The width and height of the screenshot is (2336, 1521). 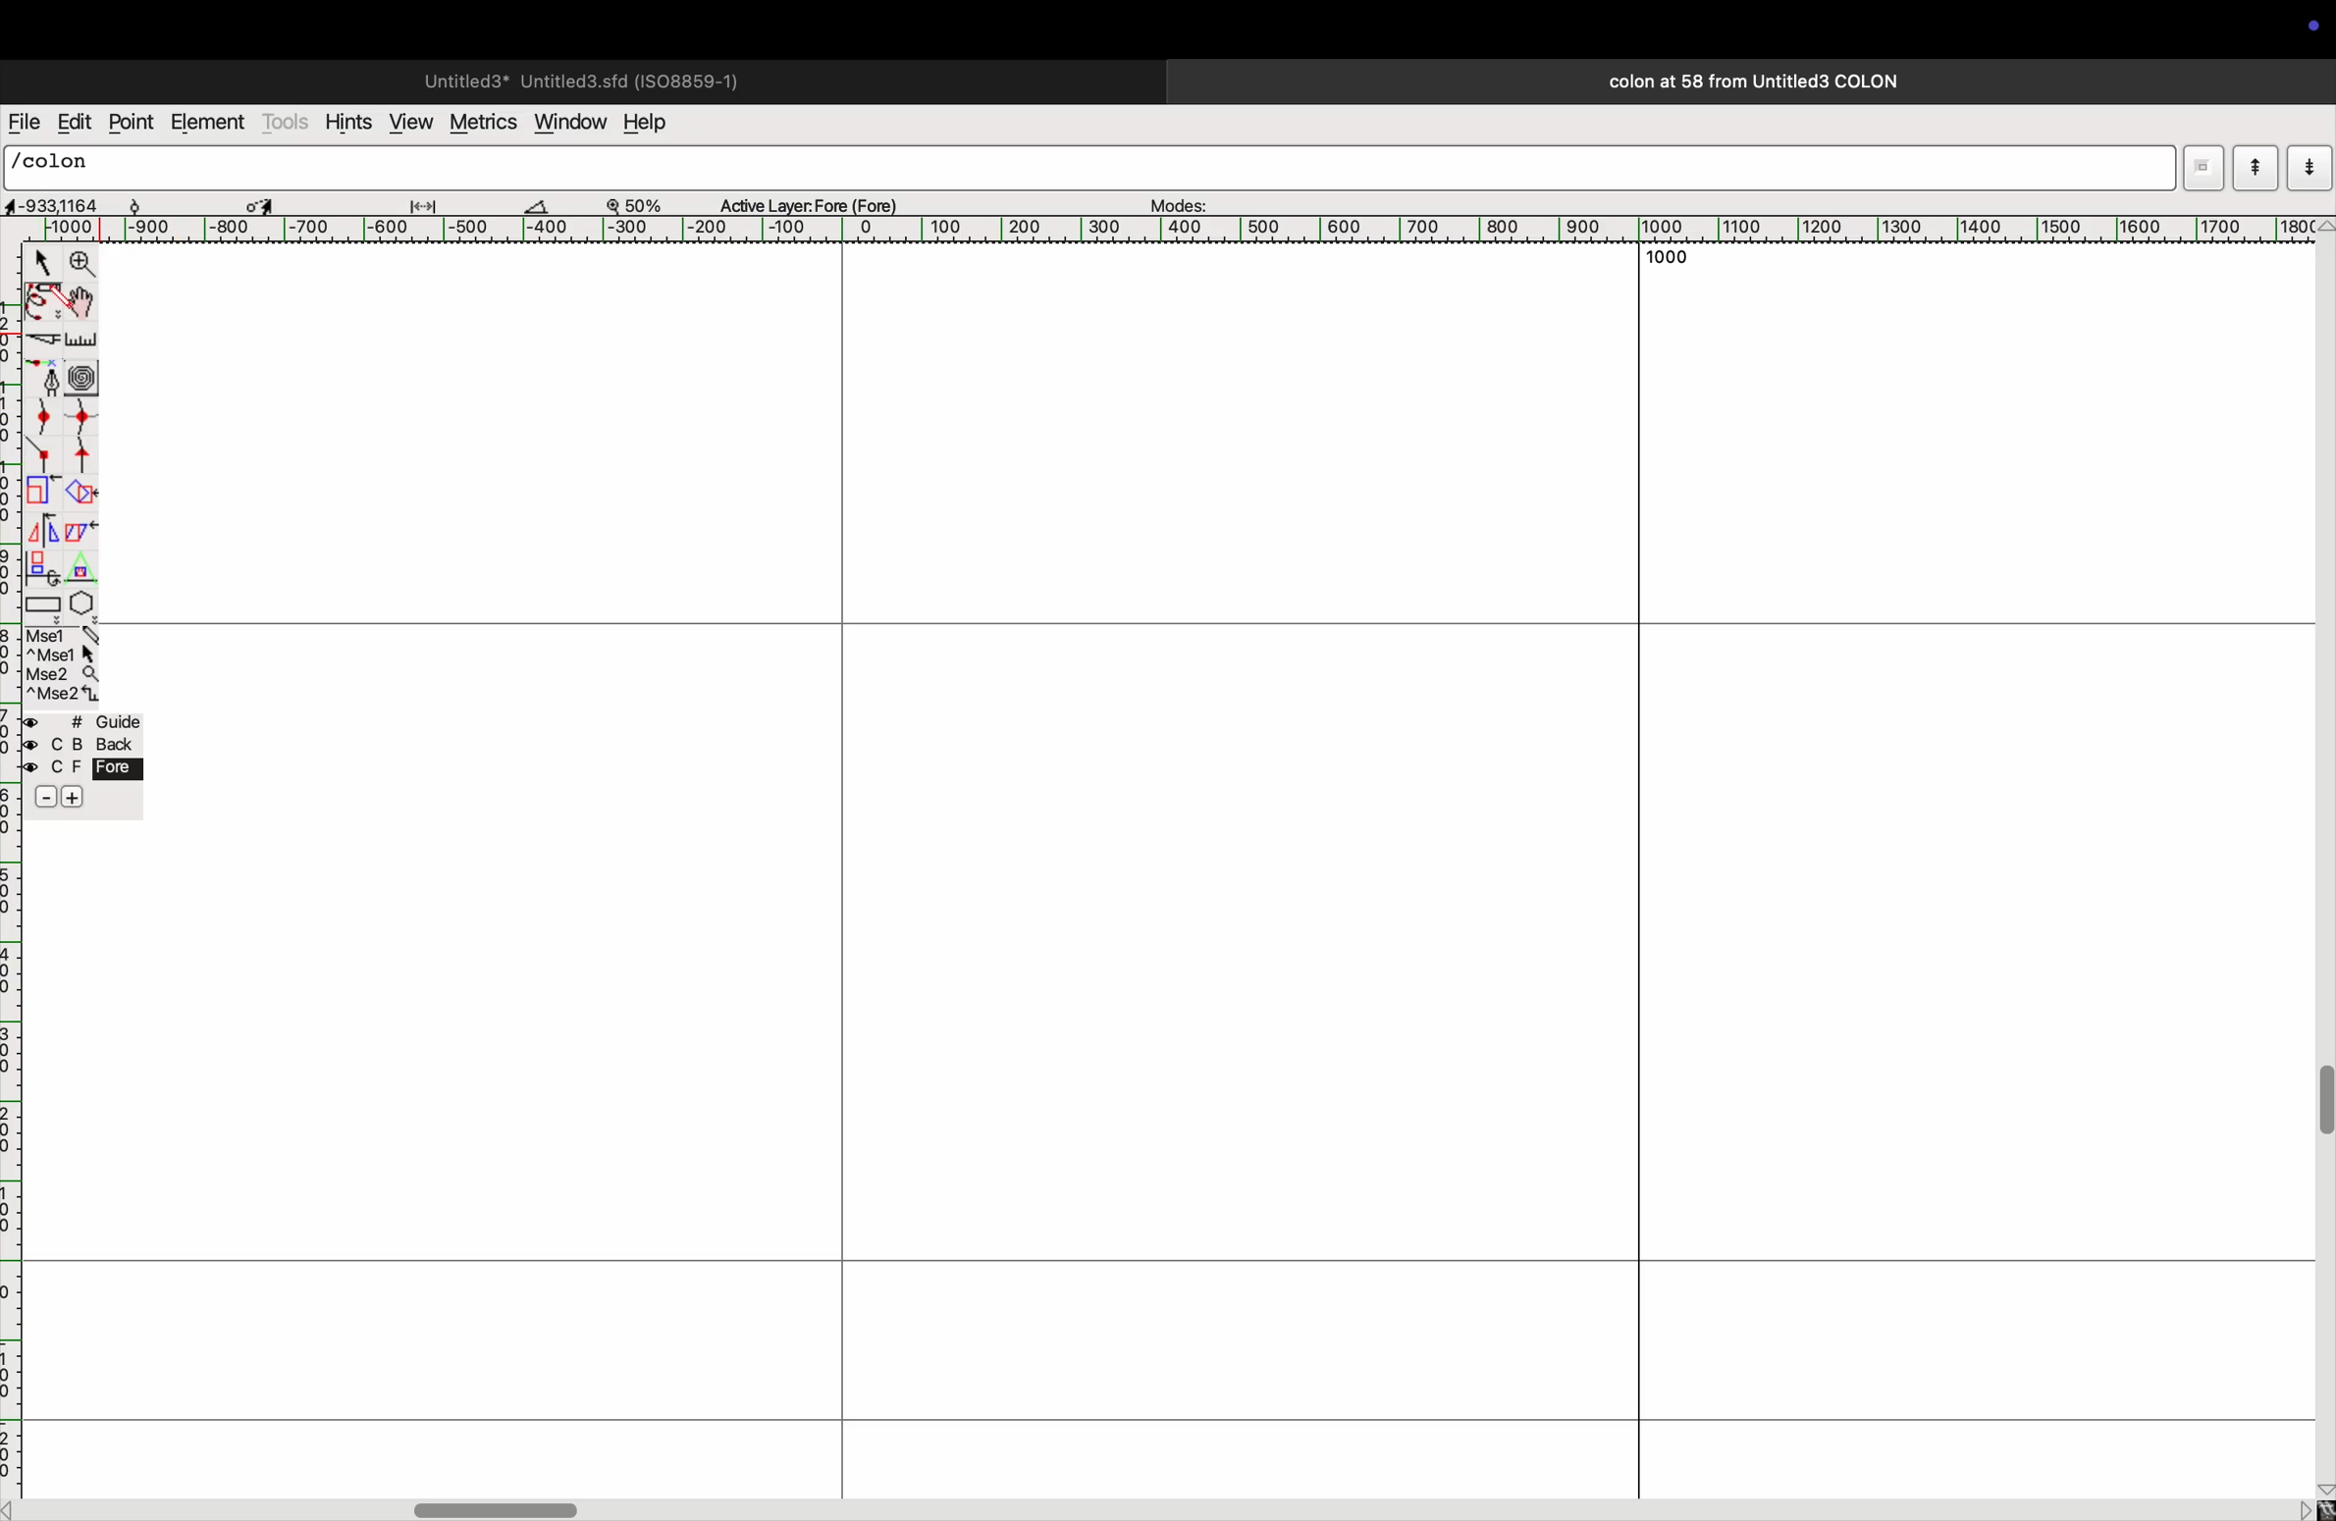 I want to click on mirror, so click(x=47, y=530).